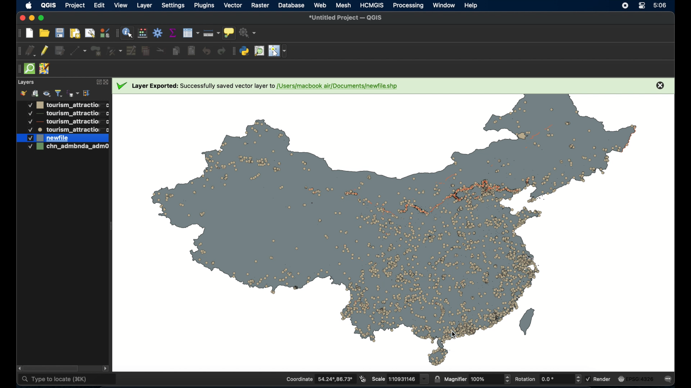 This screenshot has width=691, height=388. I want to click on rotation, so click(547, 378).